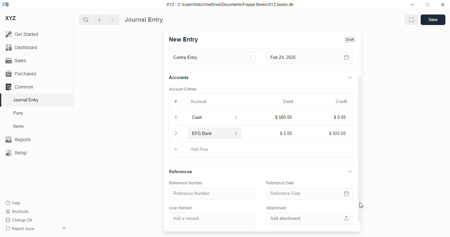 Image resolution: width=450 pixels, height=237 pixels. Describe the element at coordinates (283, 117) in the screenshot. I see `$500.00 ` at that location.